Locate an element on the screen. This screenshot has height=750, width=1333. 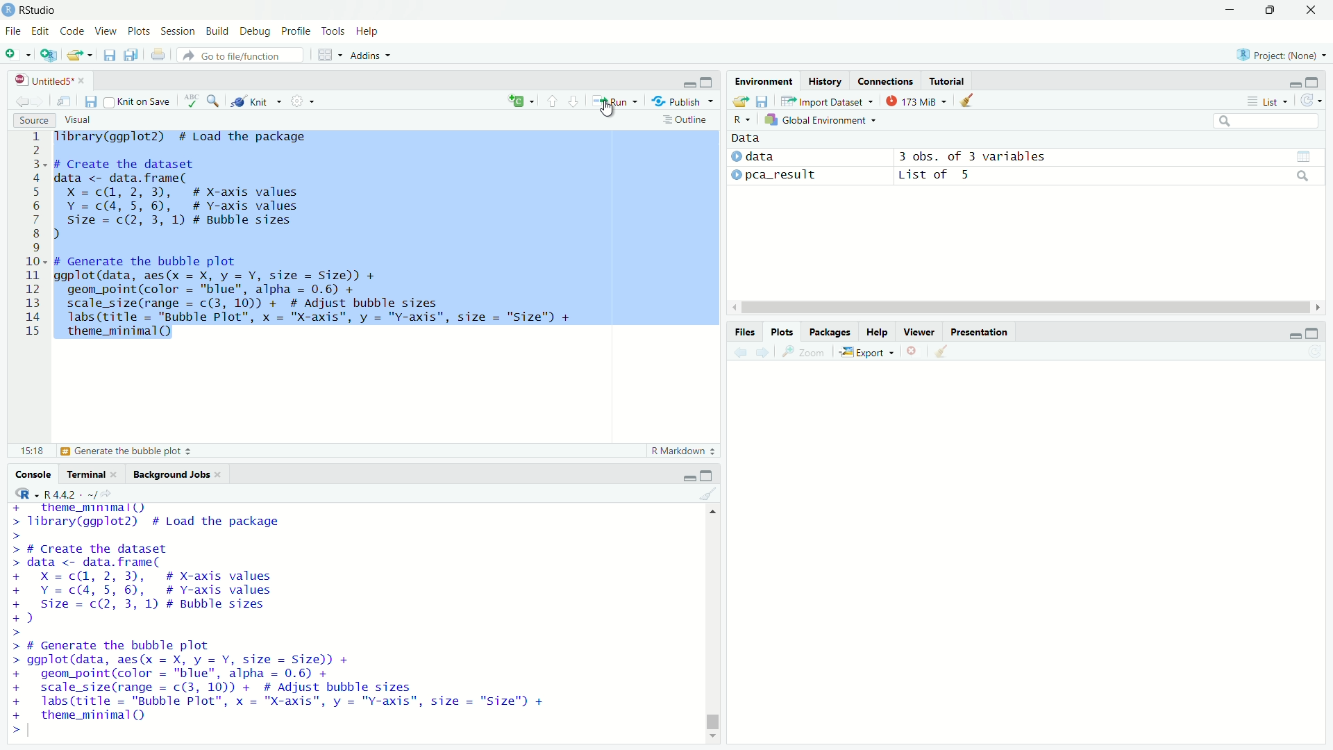
minimize is located at coordinates (1229, 10).